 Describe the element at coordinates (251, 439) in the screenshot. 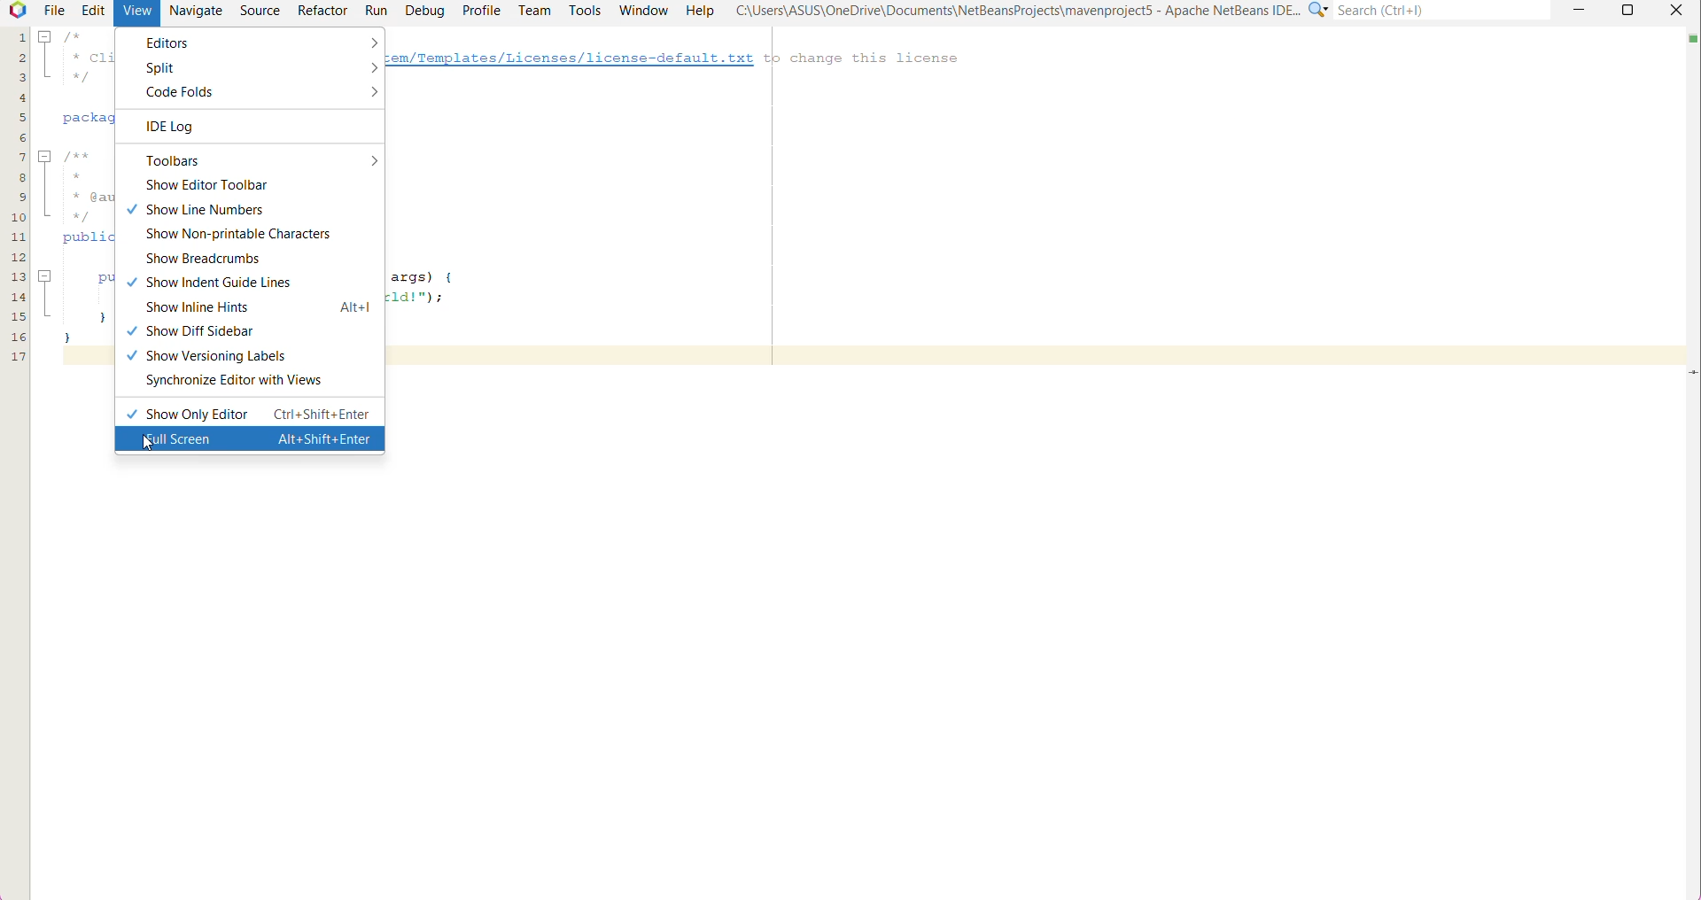

I see `Click to enter Full Screen mode` at that location.